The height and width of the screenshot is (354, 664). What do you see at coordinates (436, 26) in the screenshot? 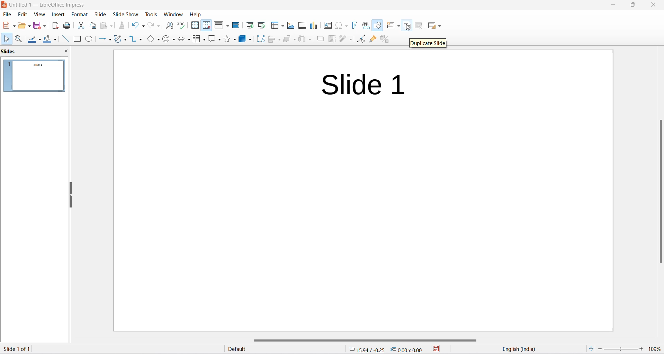
I see `slide layout` at bounding box center [436, 26].